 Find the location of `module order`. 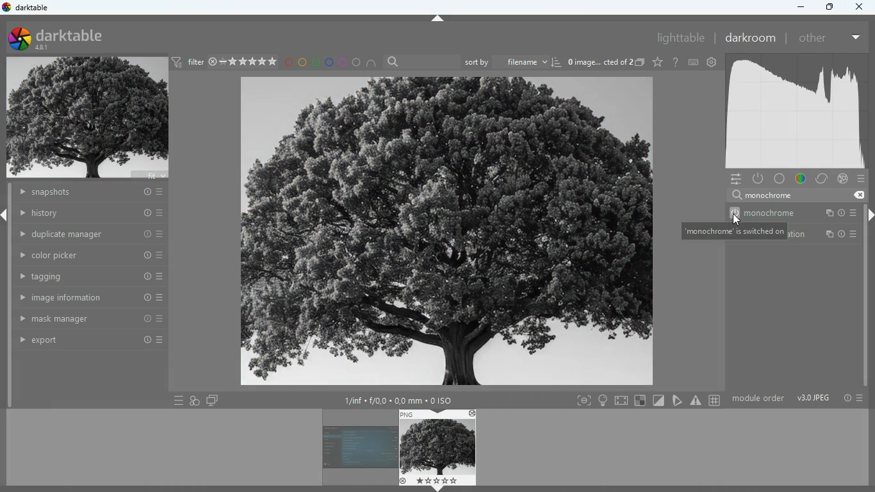

module order is located at coordinates (758, 399).